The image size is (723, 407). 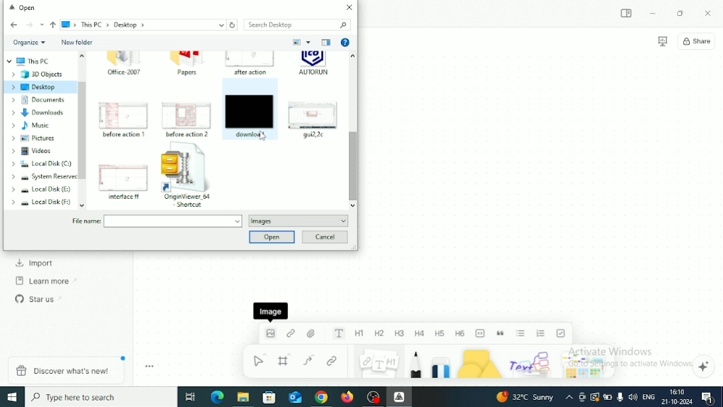 What do you see at coordinates (481, 333) in the screenshot?
I see `Code block` at bounding box center [481, 333].